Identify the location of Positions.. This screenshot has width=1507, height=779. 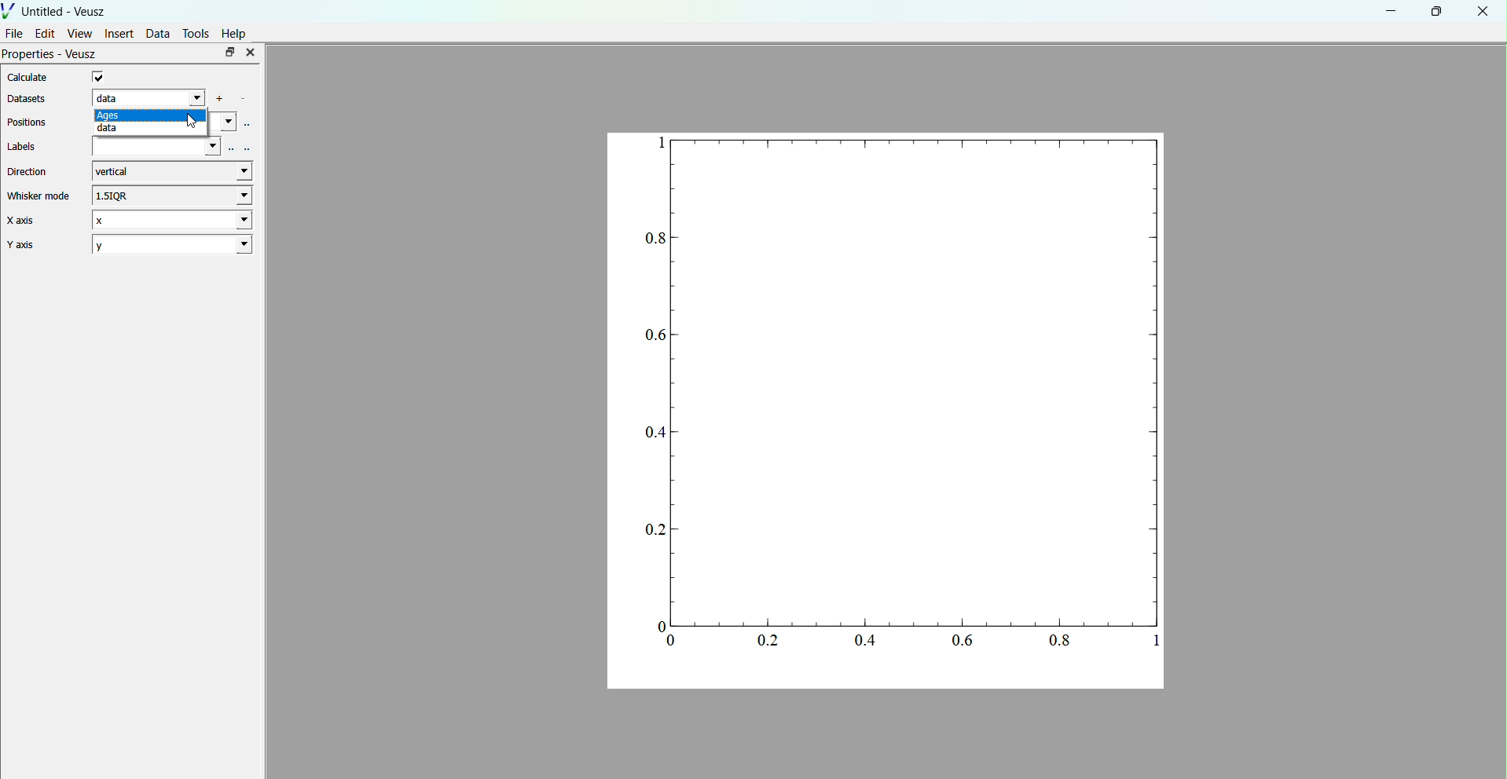
(31, 122).